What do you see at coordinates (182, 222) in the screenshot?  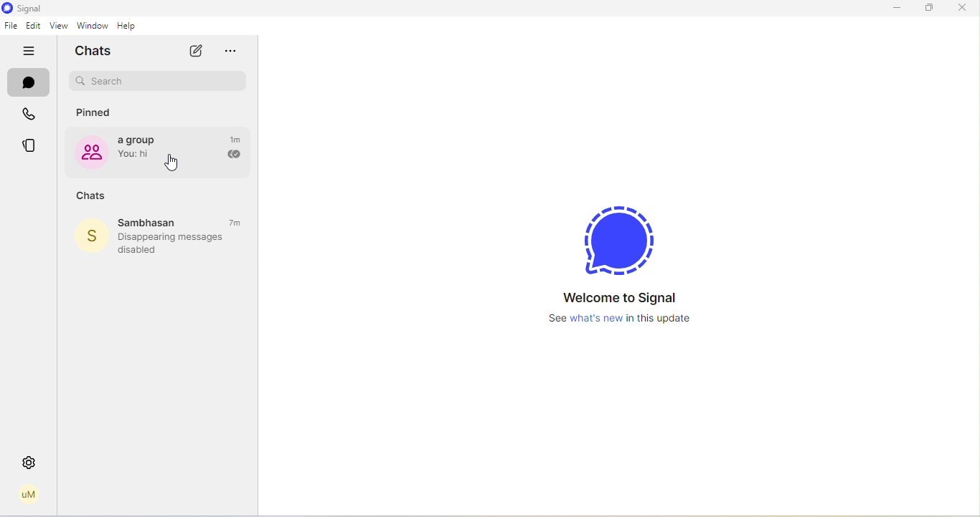 I see `chat with Sambhasan` at bounding box center [182, 222].